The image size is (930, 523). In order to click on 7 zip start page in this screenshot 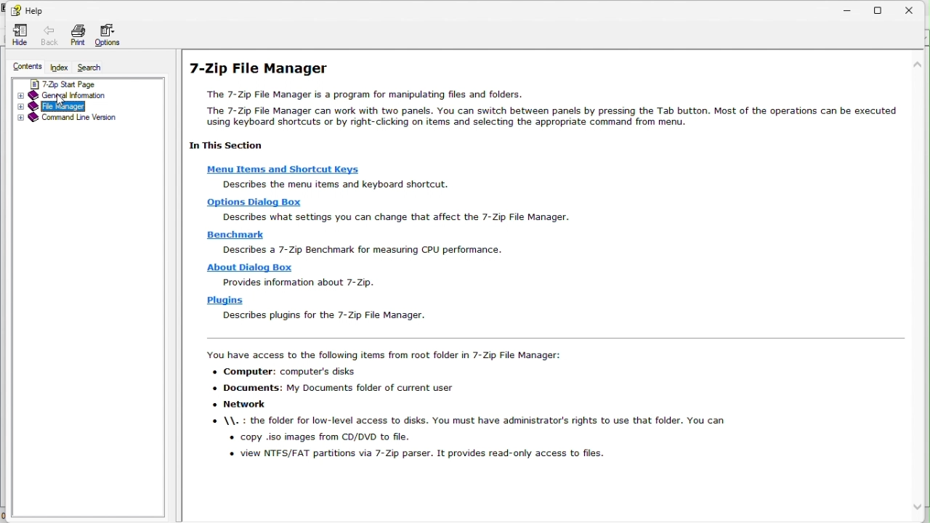, I will do `click(82, 84)`.